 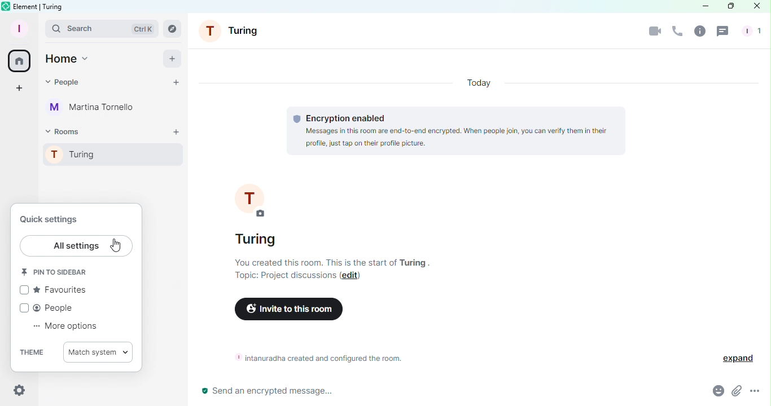 What do you see at coordinates (117, 246) in the screenshot?
I see `Cursor` at bounding box center [117, 246].